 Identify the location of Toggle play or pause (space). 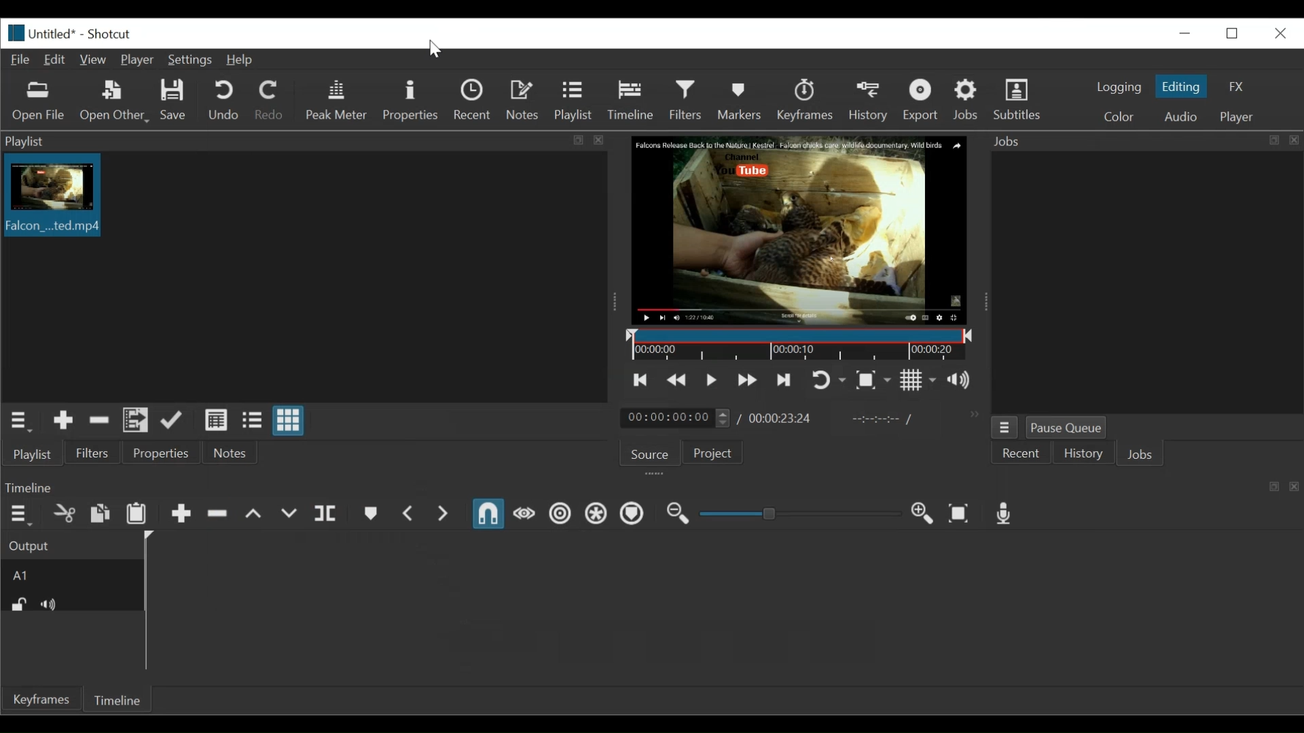
(712, 379).